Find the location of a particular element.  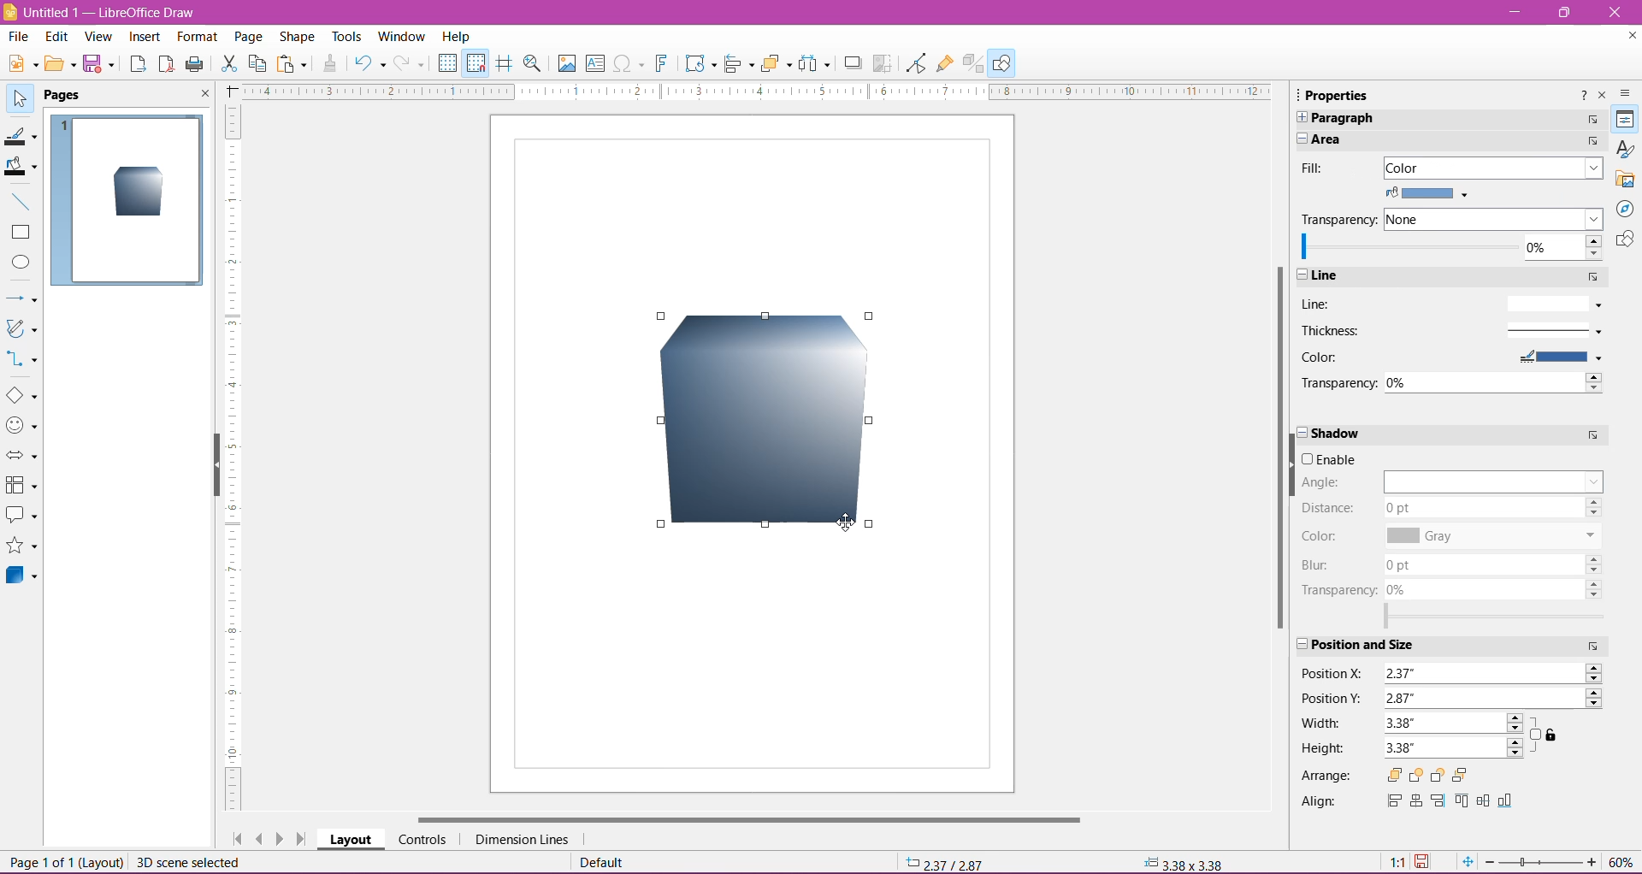

Curves and Polygons is located at coordinates (21, 330).